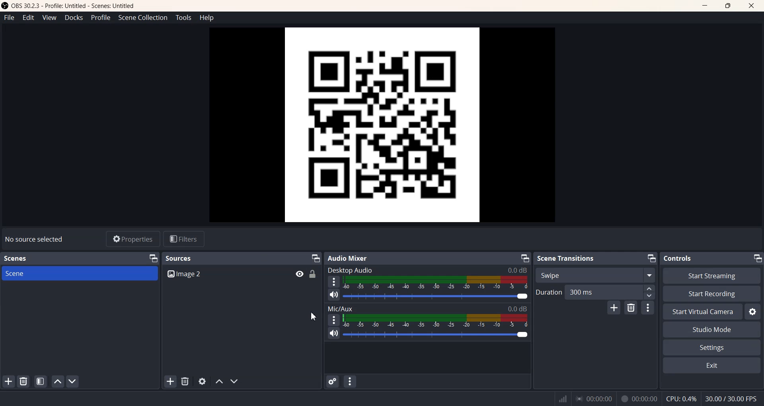 Image resolution: width=764 pixels, height=406 pixels. Describe the element at coordinates (567, 259) in the screenshot. I see `Scene Transitions` at that location.